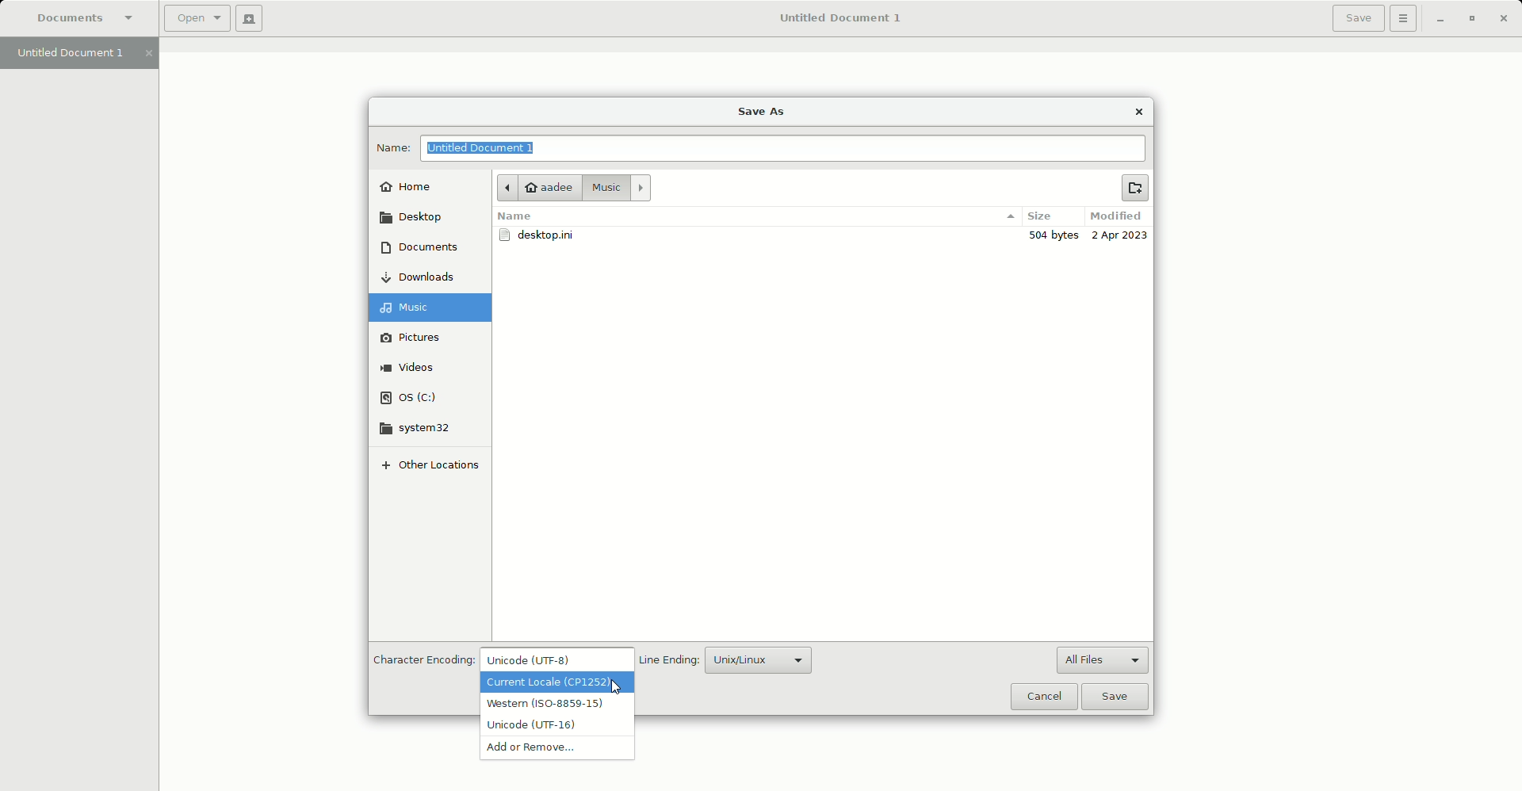 The width and height of the screenshot is (1522, 791). What do you see at coordinates (430, 339) in the screenshot?
I see `Pictures` at bounding box center [430, 339].